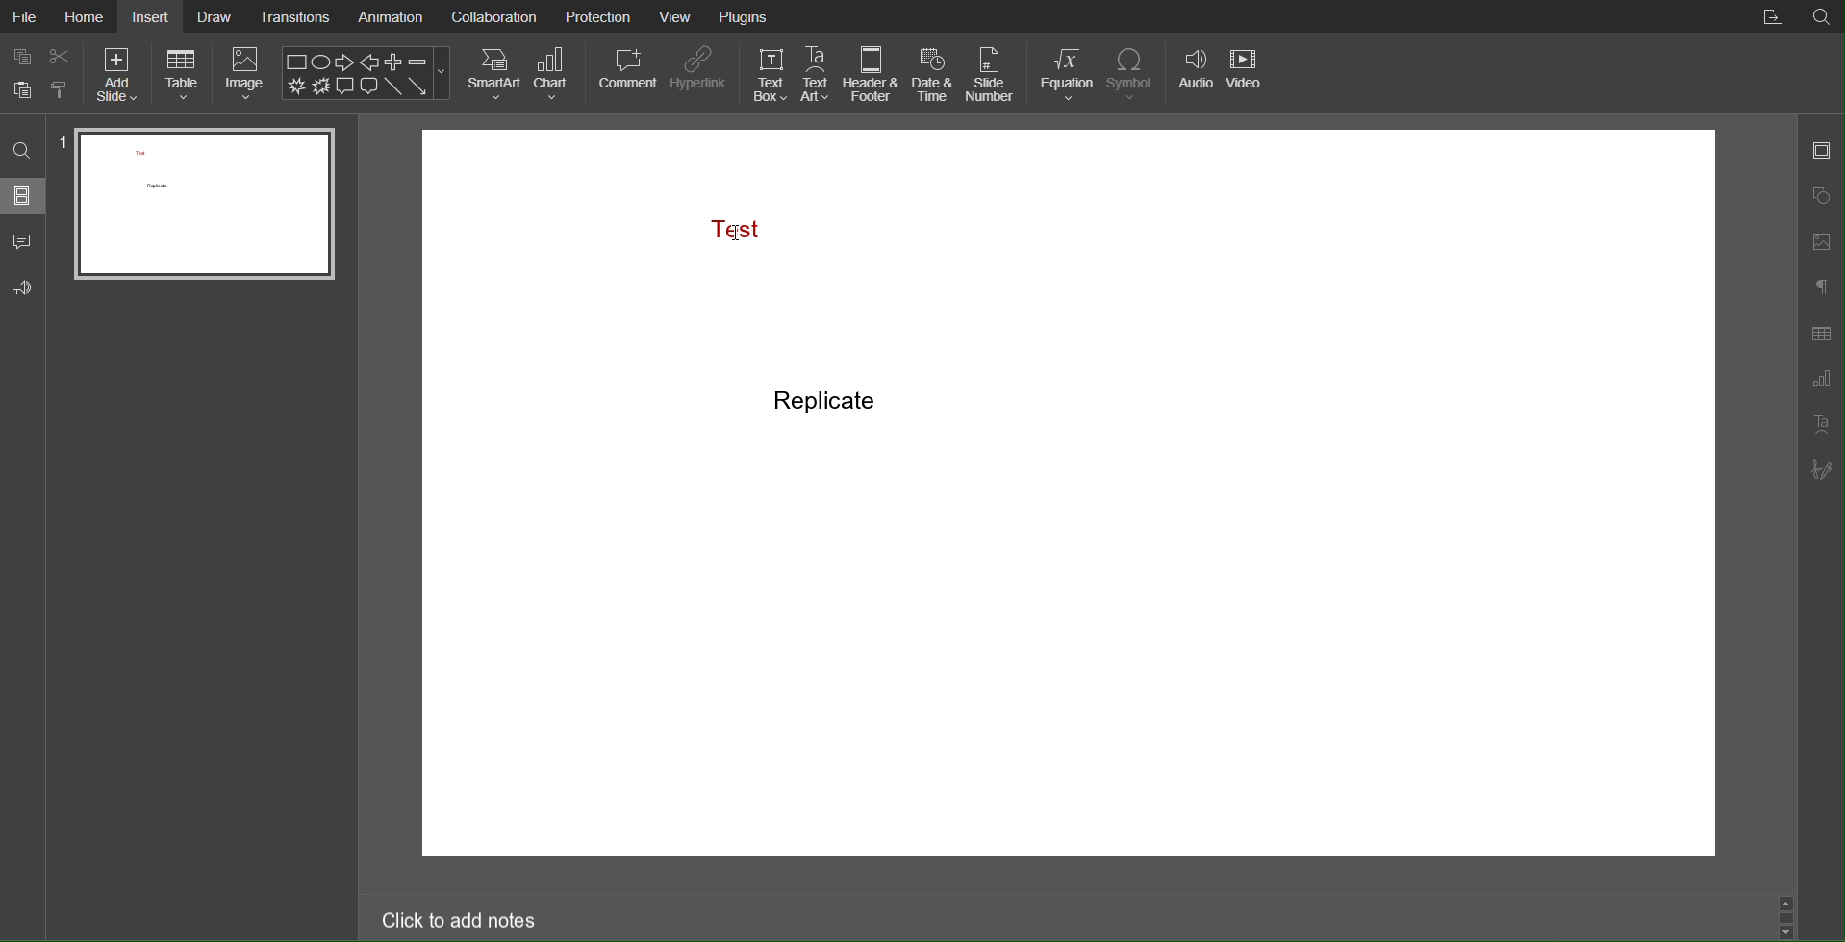 The width and height of the screenshot is (1845, 942). What do you see at coordinates (676, 17) in the screenshot?
I see `View` at bounding box center [676, 17].